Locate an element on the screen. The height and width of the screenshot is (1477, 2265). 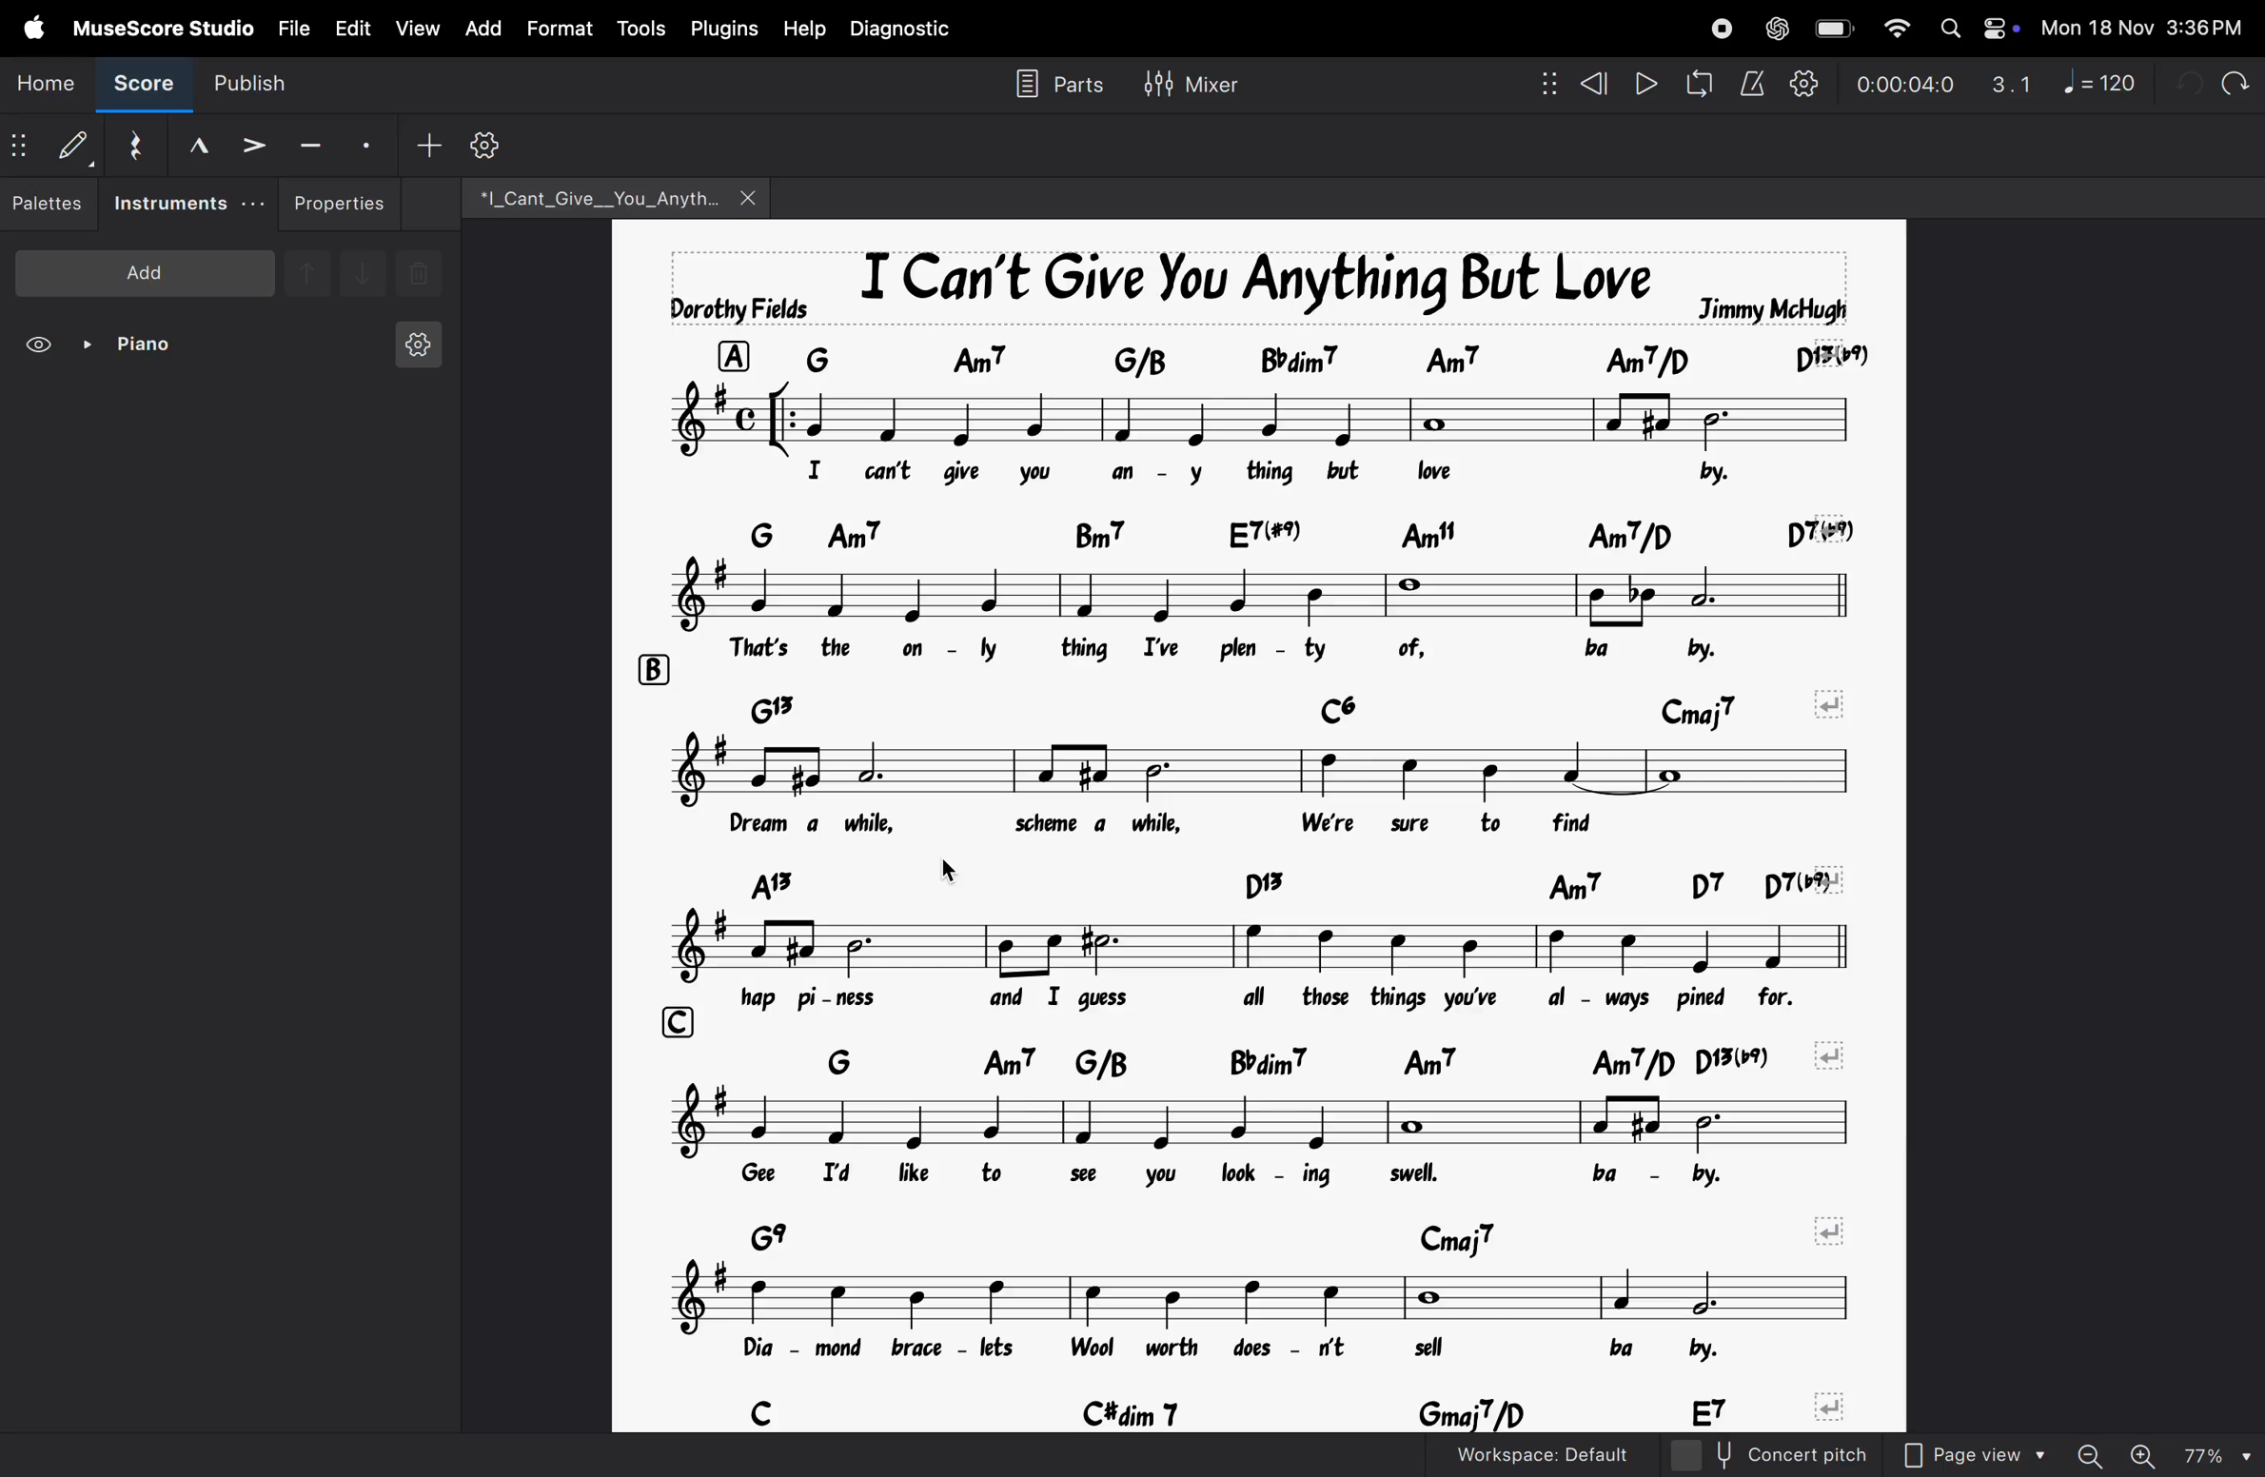
3.1 is located at coordinates (2006, 81).